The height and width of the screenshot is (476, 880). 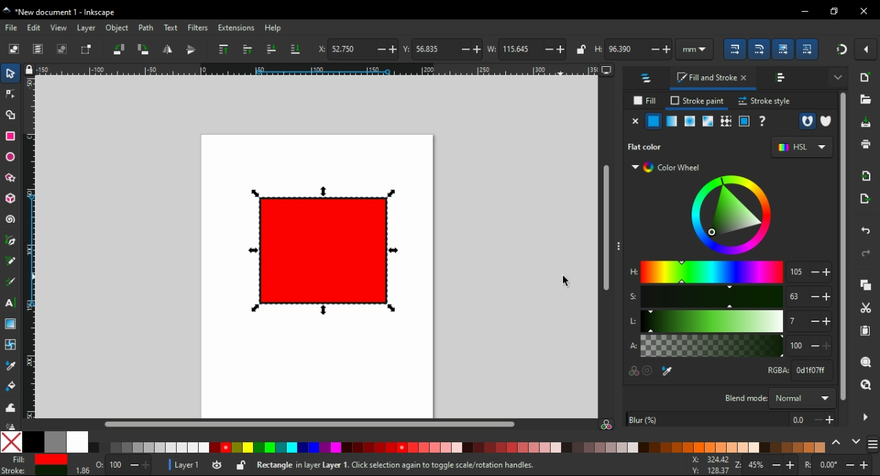 I want to click on color wheel, so click(x=729, y=215).